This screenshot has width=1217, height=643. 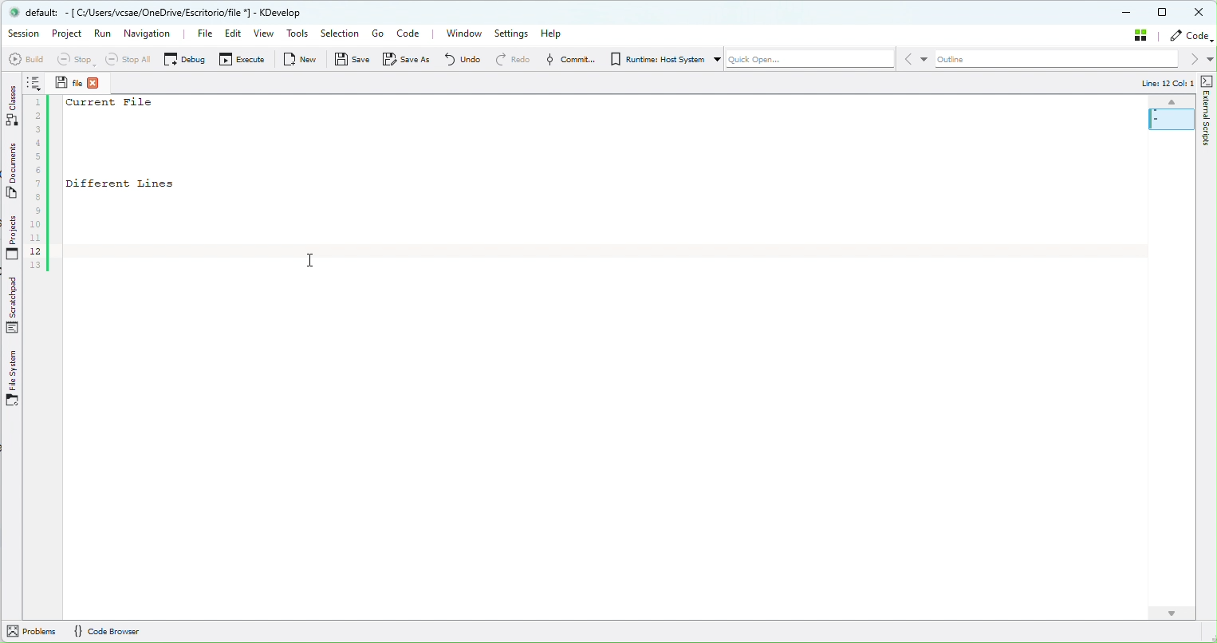 What do you see at coordinates (104, 34) in the screenshot?
I see `Run` at bounding box center [104, 34].